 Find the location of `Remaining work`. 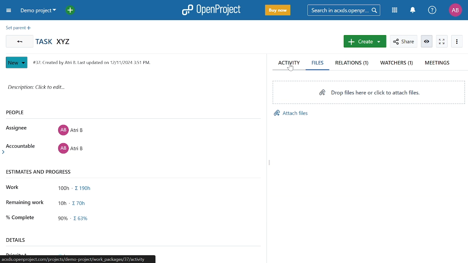

Remaining work is located at coordinates (26, 203).